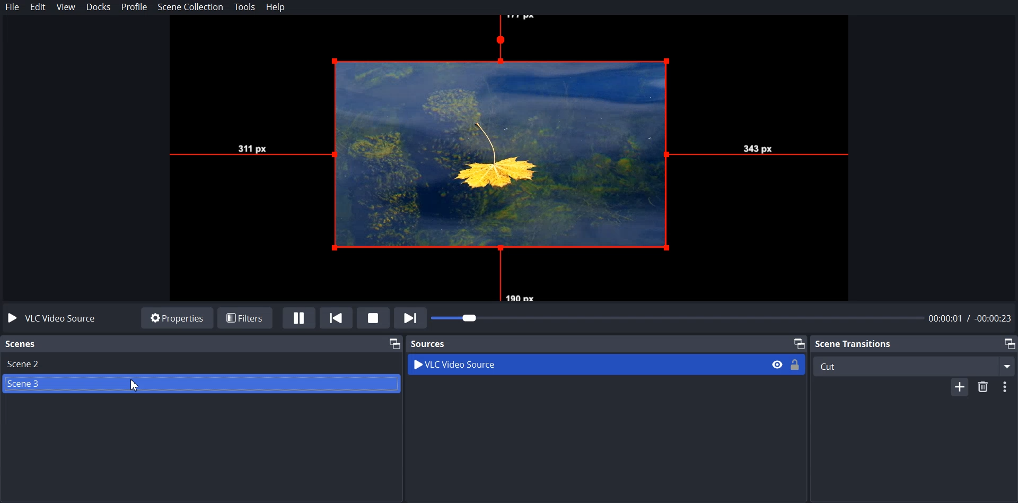 Image resolution: width=1018 pixels, height=503 pixels. Describe the element at coordinates (99, 7) in the screenshot. I see `Docks` at that location.